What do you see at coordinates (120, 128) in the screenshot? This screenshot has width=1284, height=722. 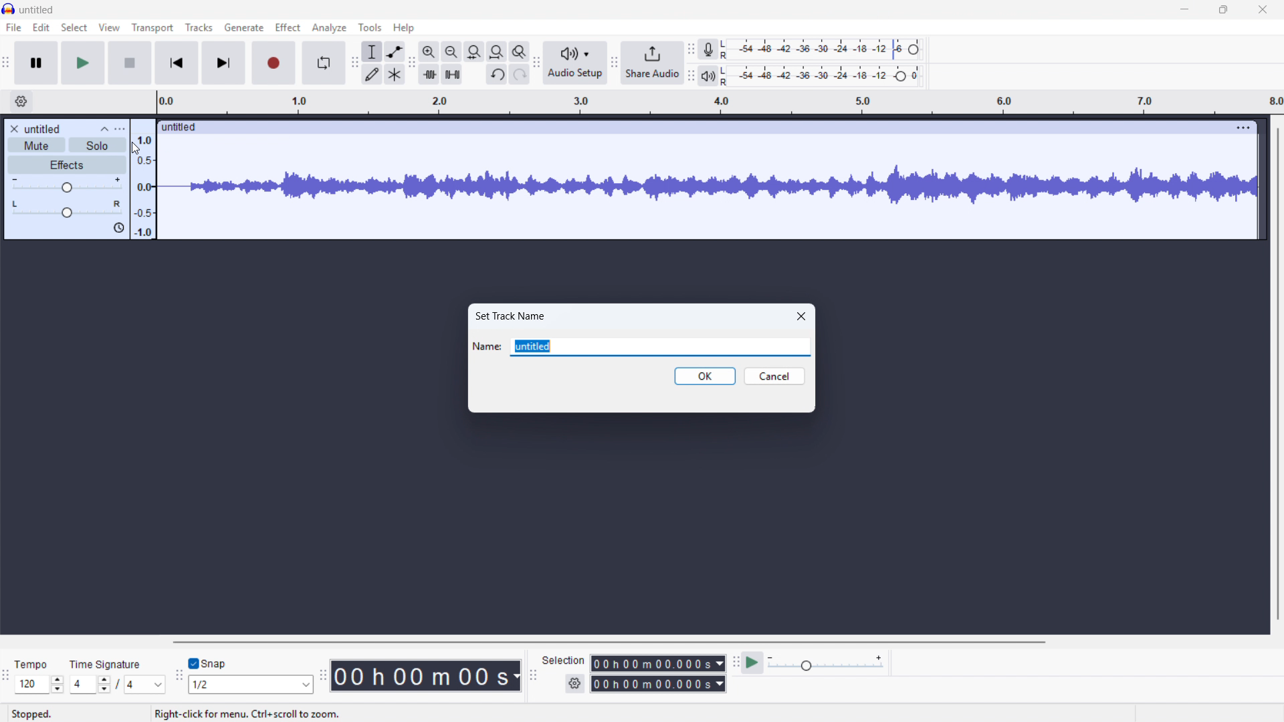 I see `Track control panel menu ` at bounding box center [120, 128].